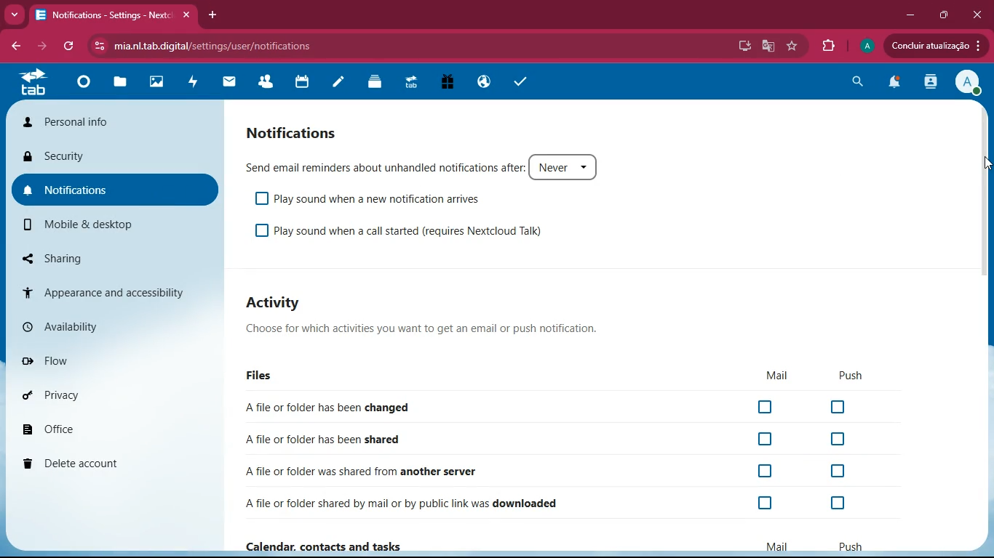 Image resolution: width=994 pixels, height=558 pixels. Describe the element at coordinates (855, 81) in the screenshot. I see `search` at that location.